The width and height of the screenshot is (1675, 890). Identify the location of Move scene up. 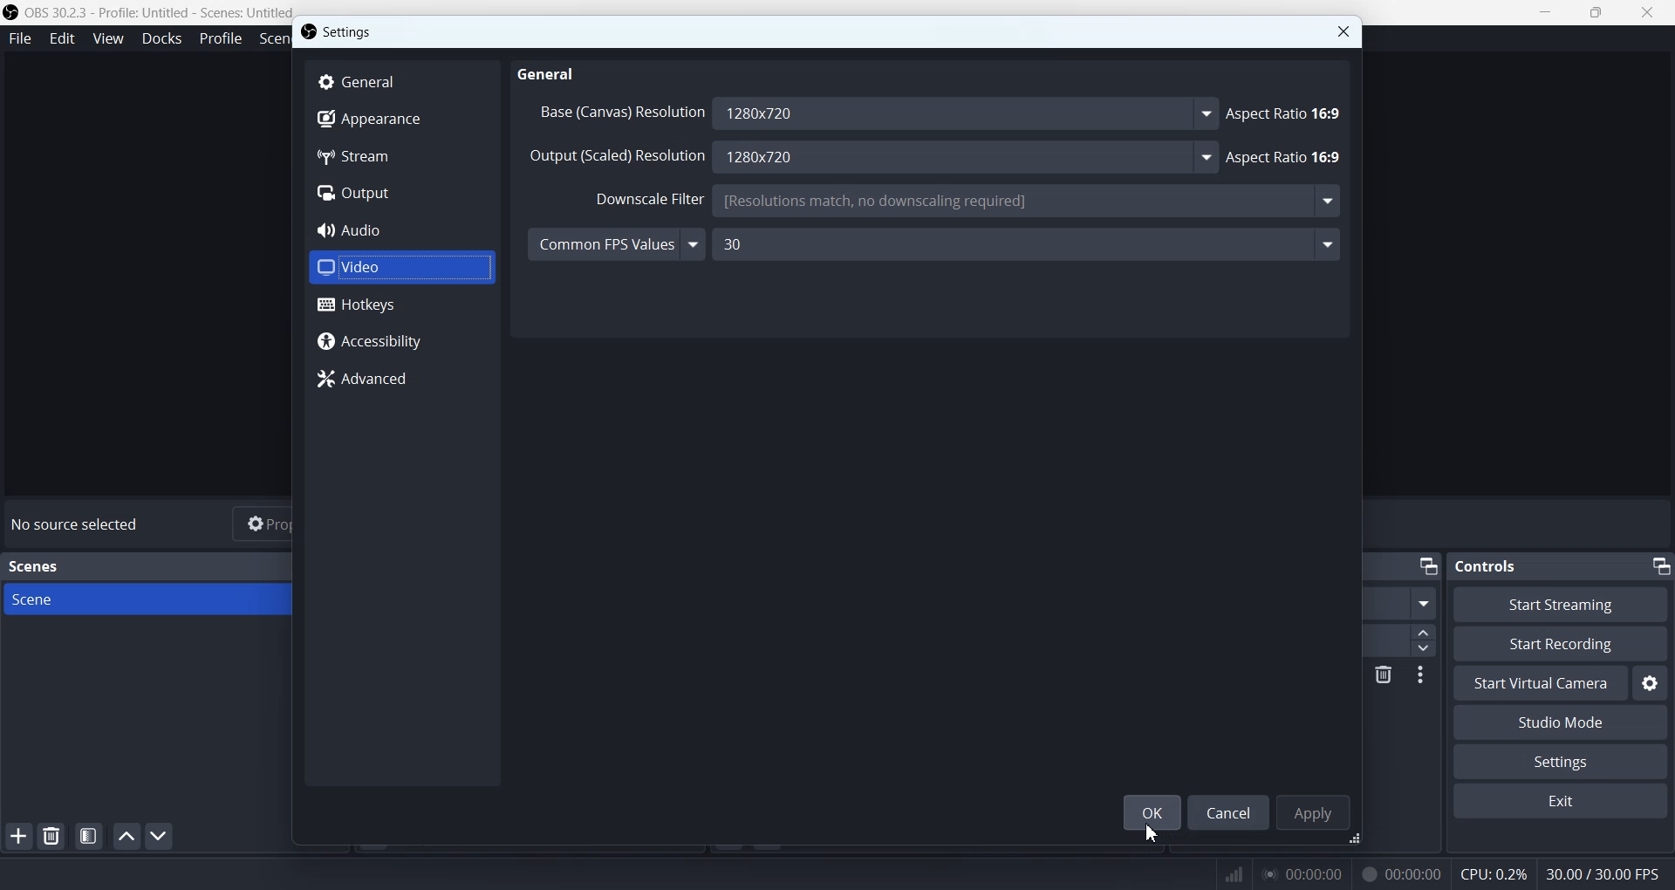
(126, 836).